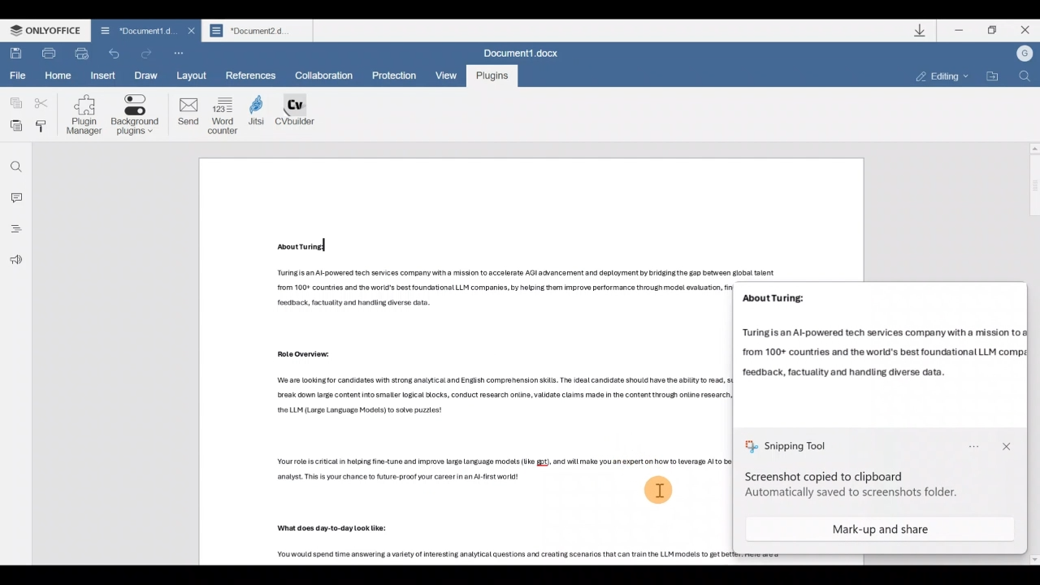 The height and width of the screenshot is (585, 1040). I want to click on Save, so click(15, 52).